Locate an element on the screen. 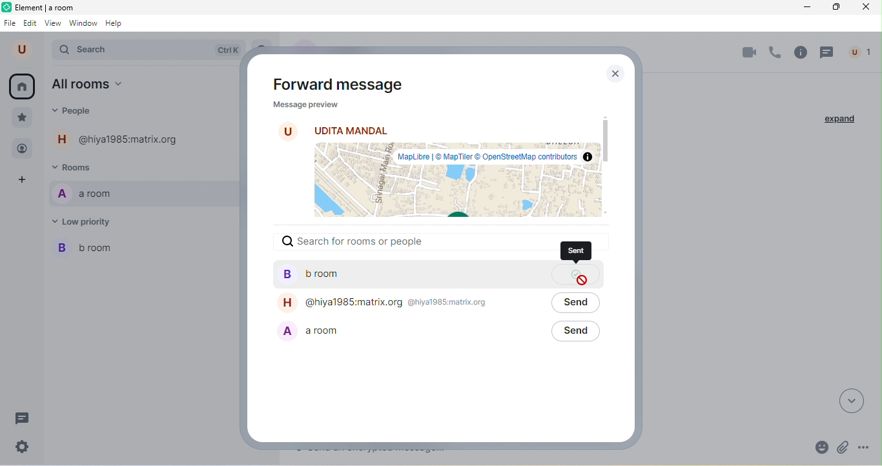 This screenshot has width=882, height=466. send is located at coordinates (575, 303).